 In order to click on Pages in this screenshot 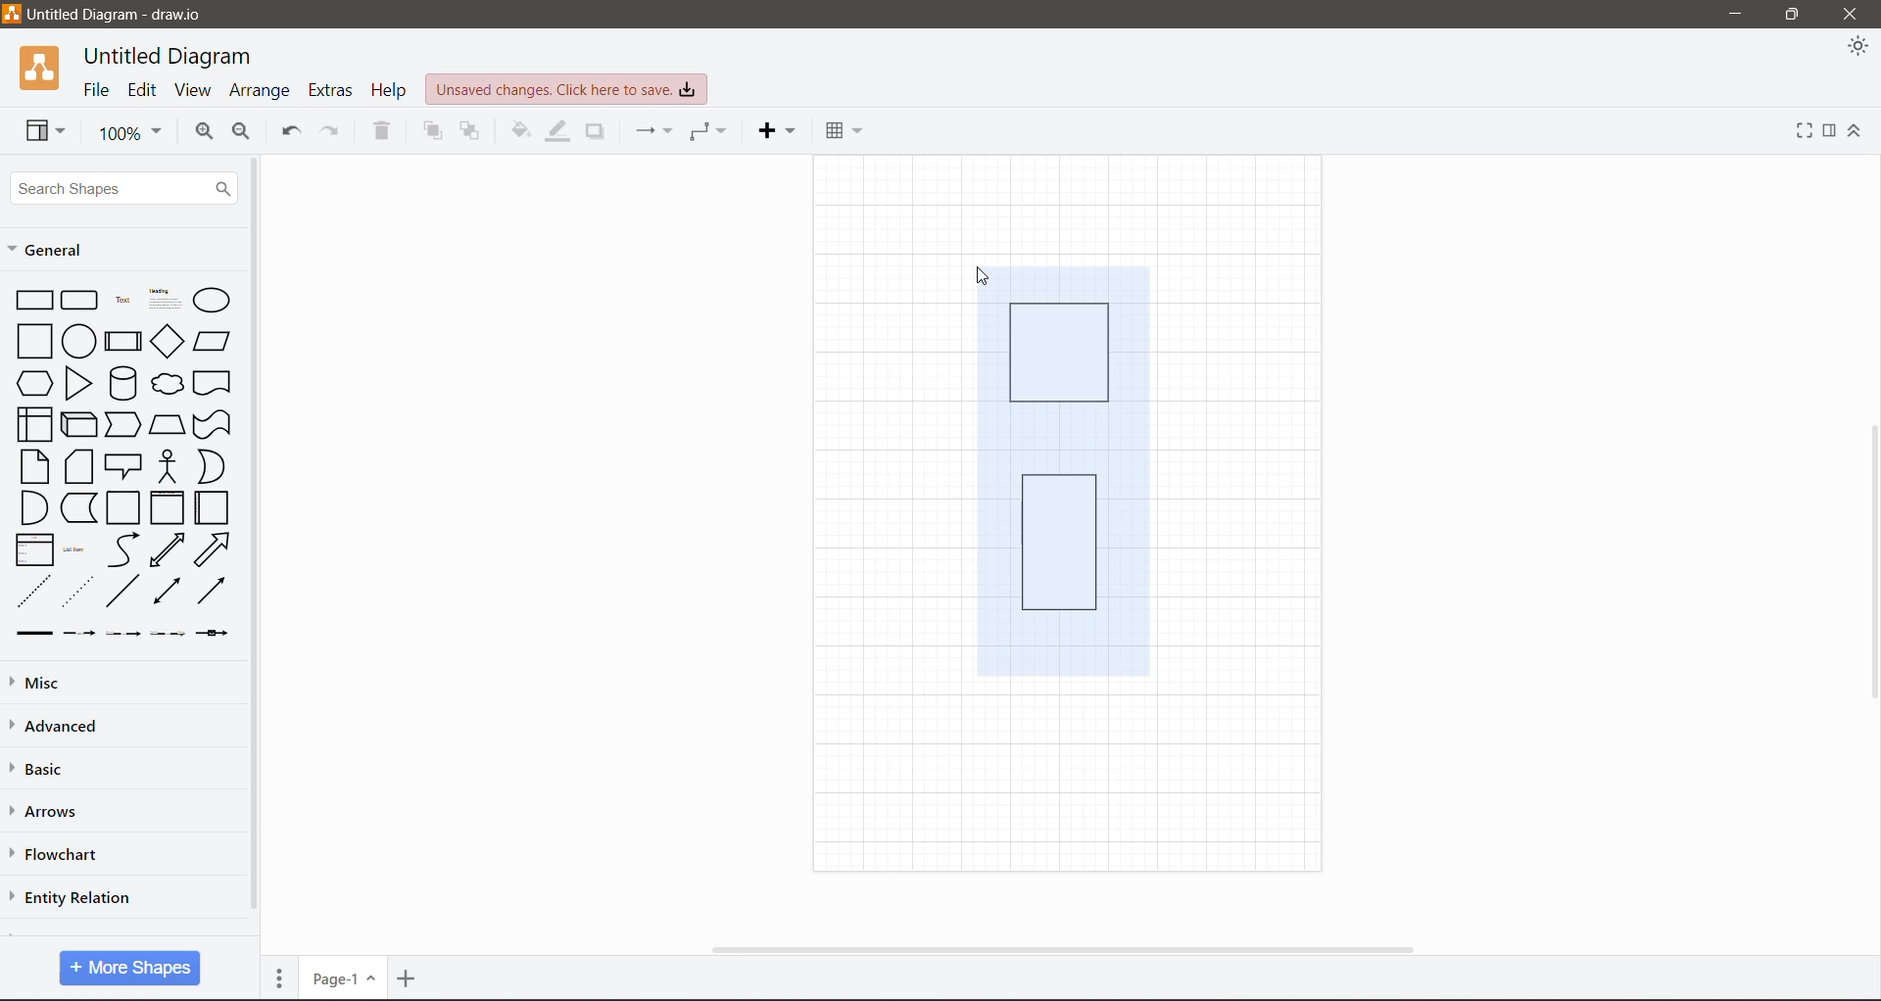, I will do `click(280, 976)`.